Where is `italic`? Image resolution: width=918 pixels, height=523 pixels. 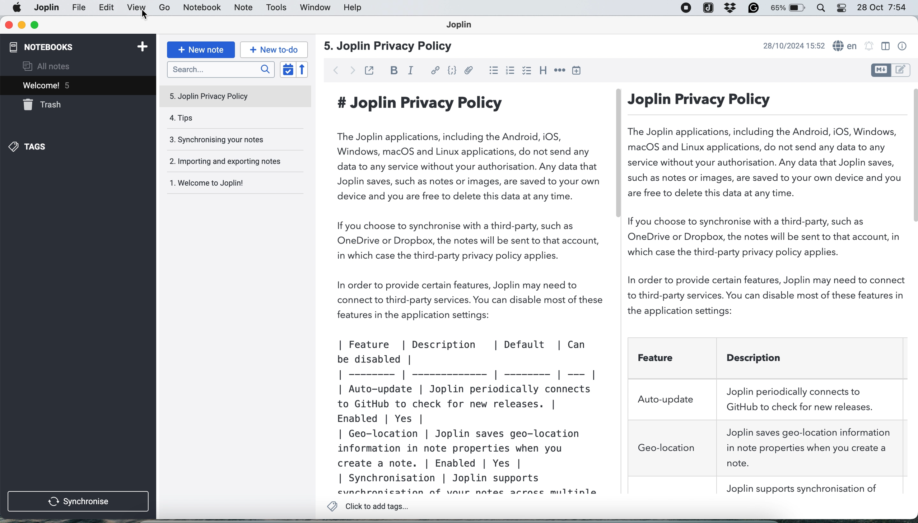 italic is located at coordinates (411, 71).